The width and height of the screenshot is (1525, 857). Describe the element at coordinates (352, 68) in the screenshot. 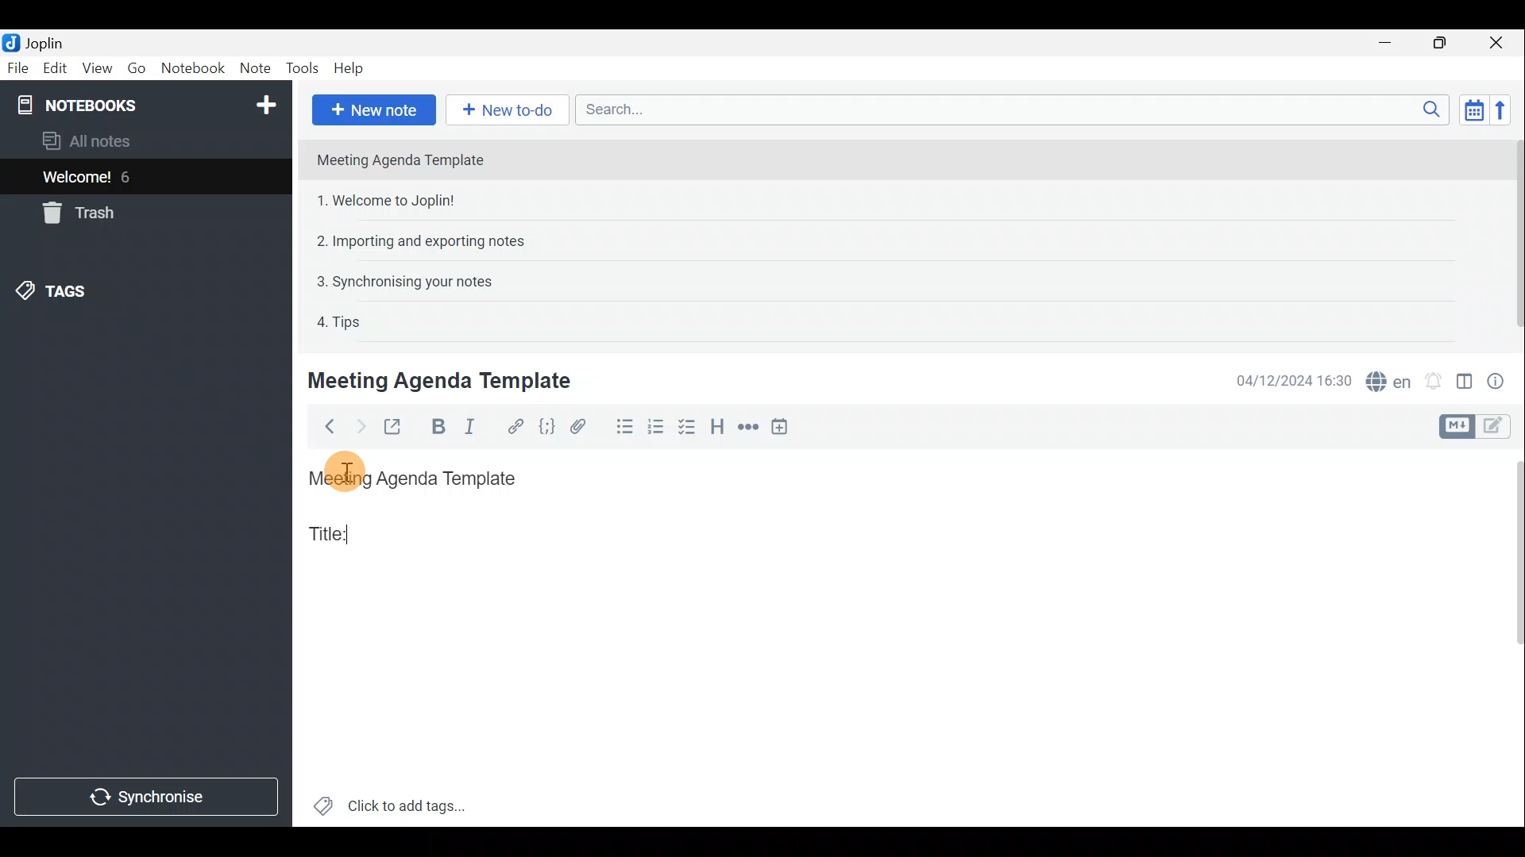

I see `Help` at that location.